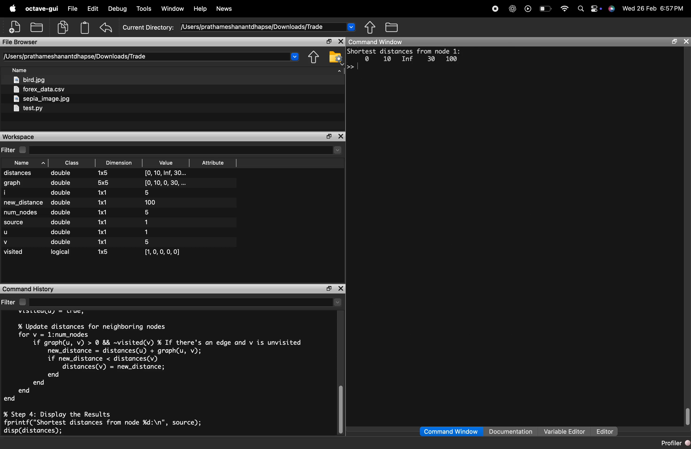  Describe the element at coordinates (341, 409) in the screenshot. I see `vertical scrollbar` at that location.